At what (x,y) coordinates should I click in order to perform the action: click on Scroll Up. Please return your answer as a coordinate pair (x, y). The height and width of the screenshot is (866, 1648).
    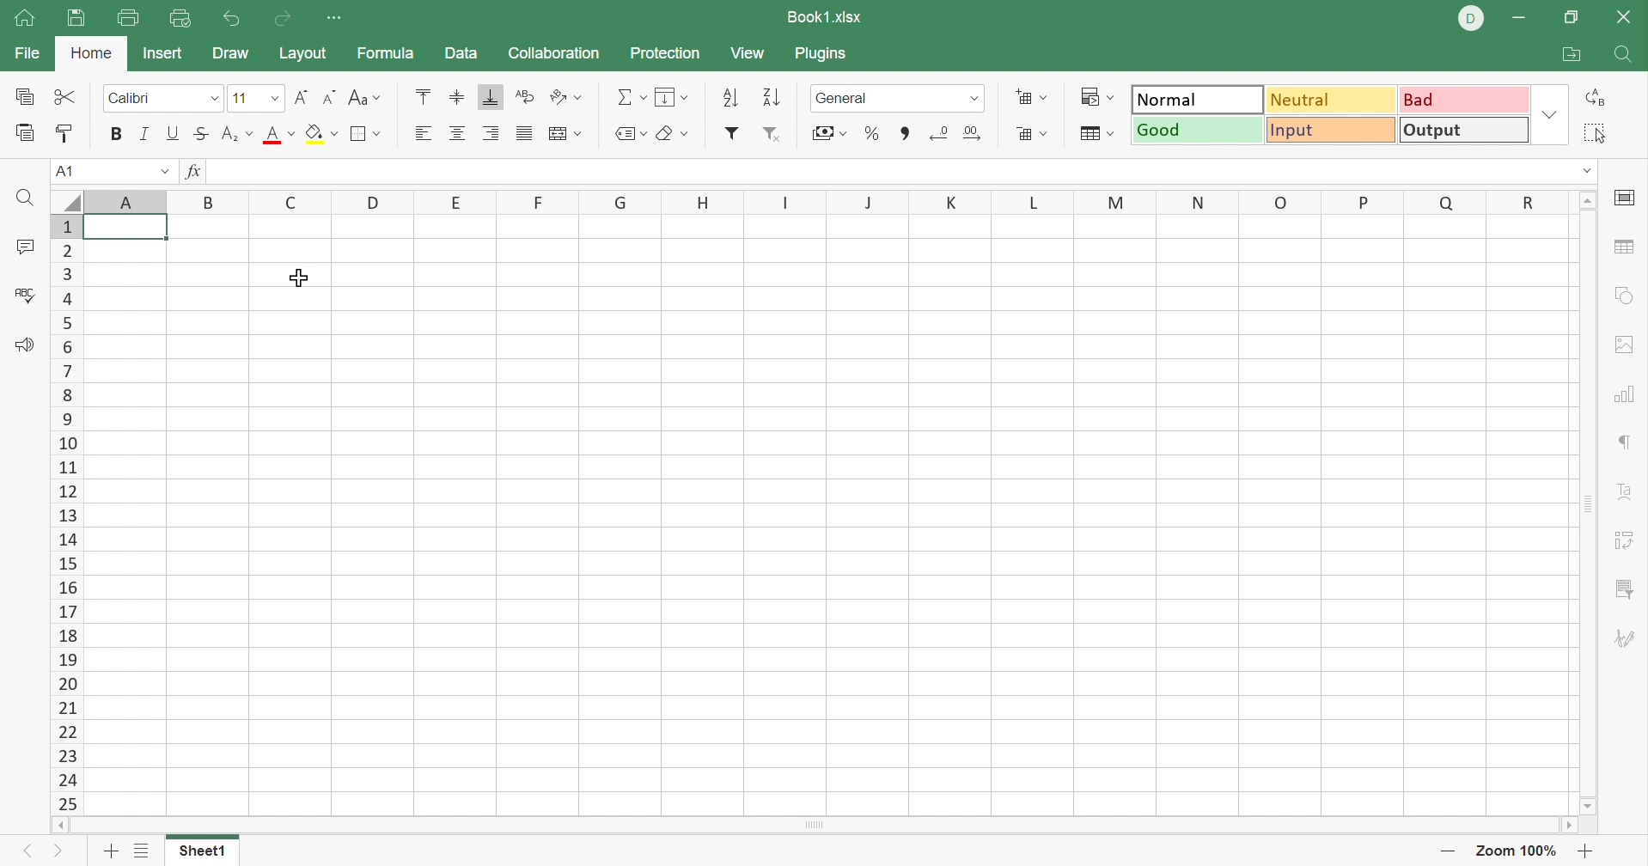
    Looking at the image, I should click on (1587, 201).